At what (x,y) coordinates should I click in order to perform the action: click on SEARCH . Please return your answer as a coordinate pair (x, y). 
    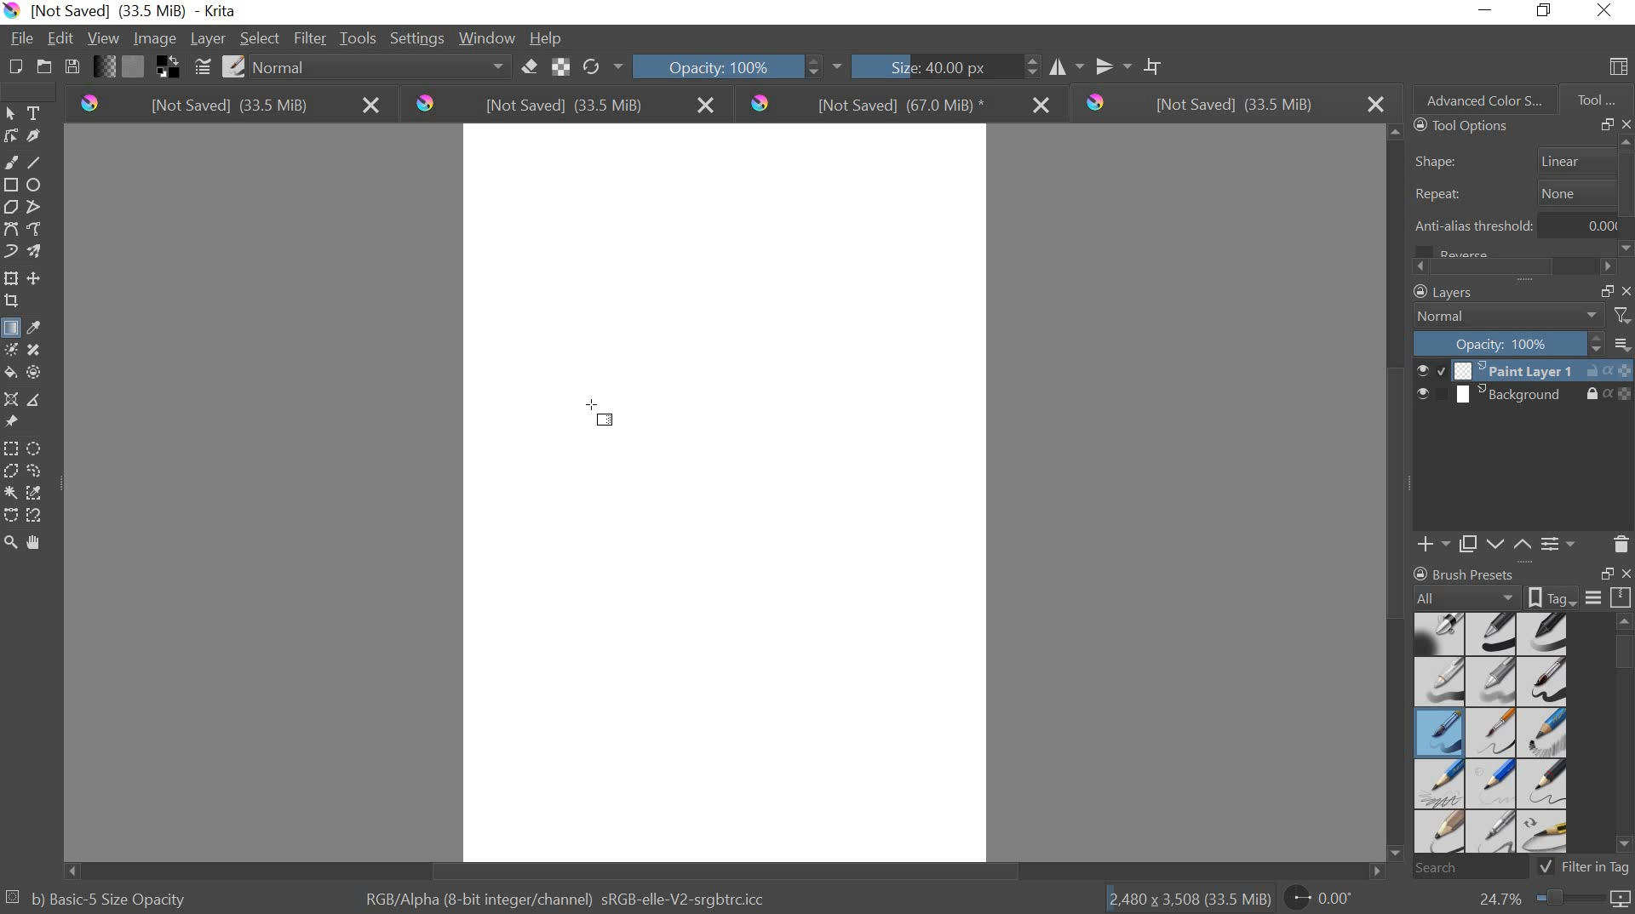
    Looking at the image, I should click on (1477, 868).